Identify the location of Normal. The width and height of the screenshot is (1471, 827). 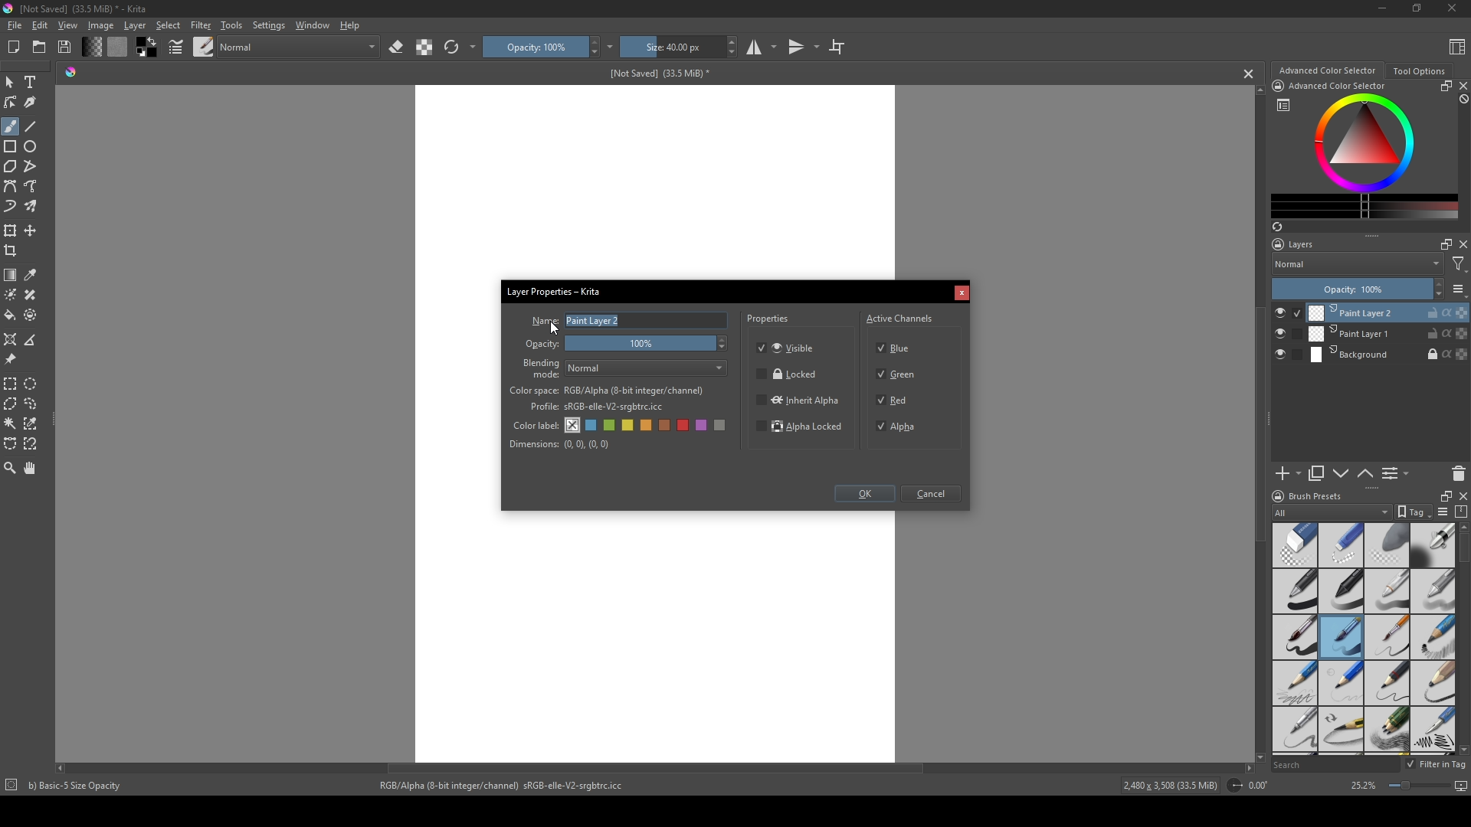
(647, 368).